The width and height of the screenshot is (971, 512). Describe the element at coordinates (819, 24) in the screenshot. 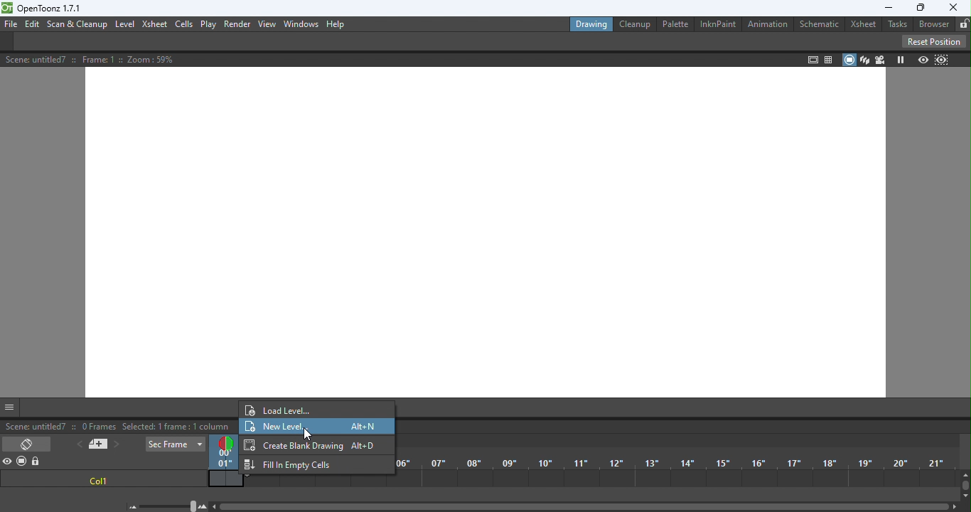

I see `Schematic` at that location.